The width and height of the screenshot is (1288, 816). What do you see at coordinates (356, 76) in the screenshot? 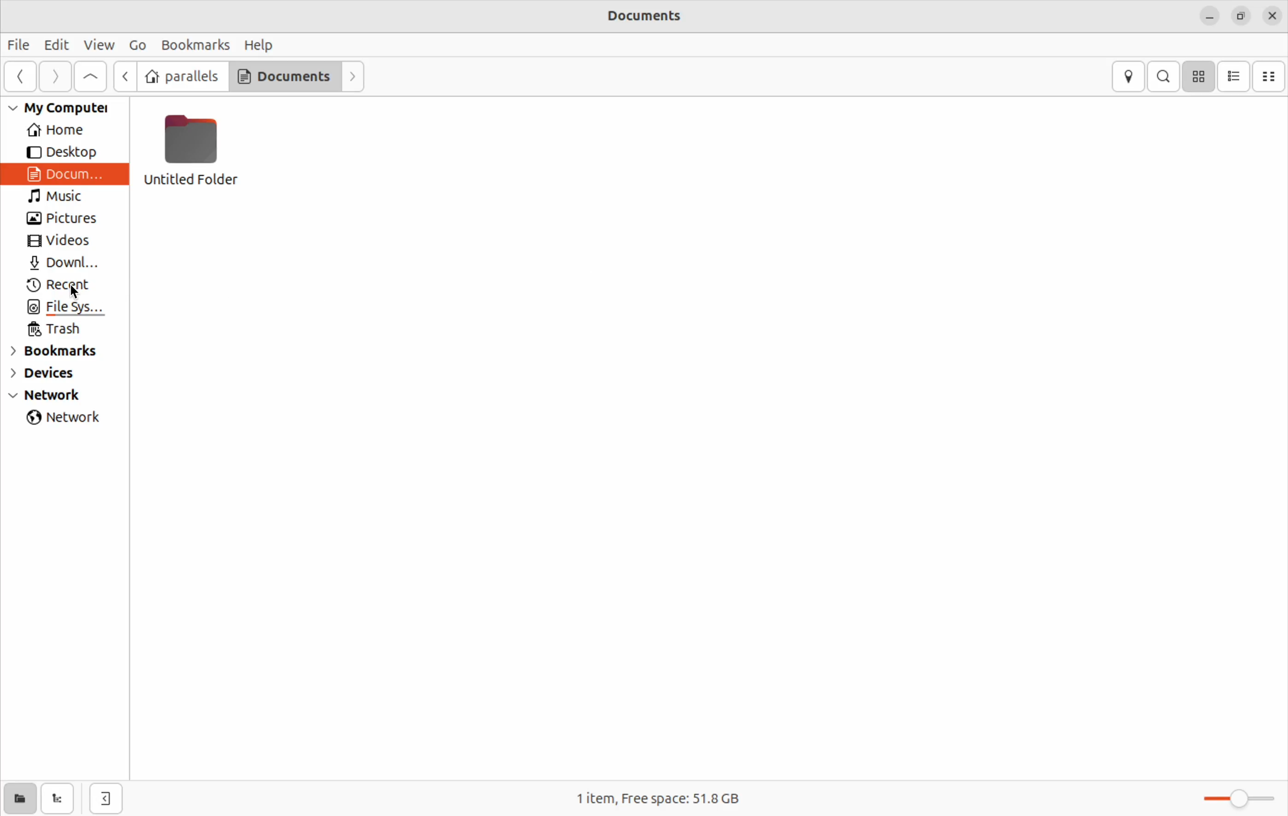
I see `next` at bounding box center [356, 76].